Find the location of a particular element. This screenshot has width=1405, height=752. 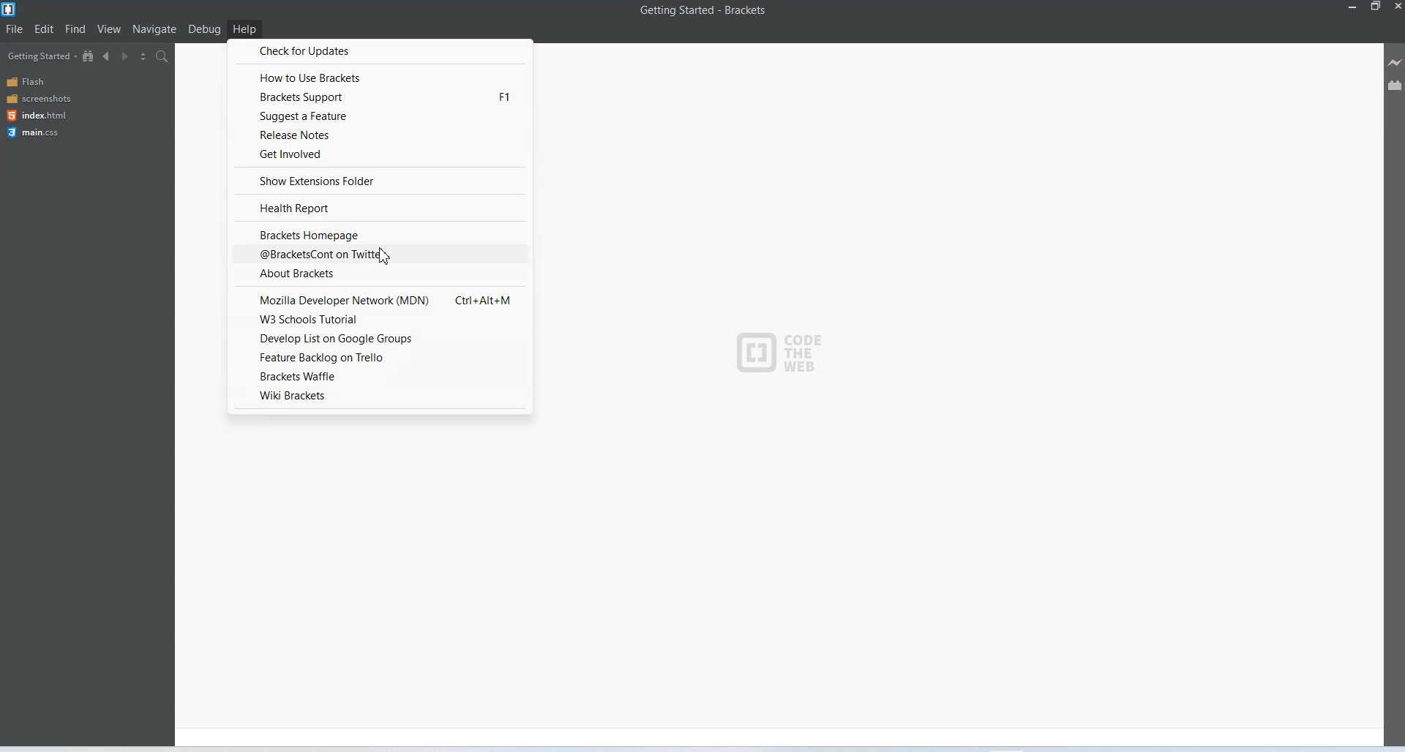

Split editor vertically and horizontally is located at coordinates (144, 57).